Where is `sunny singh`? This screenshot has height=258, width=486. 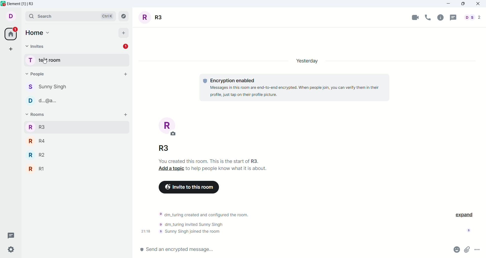 sunny singh is located at coordinates (77, 87).